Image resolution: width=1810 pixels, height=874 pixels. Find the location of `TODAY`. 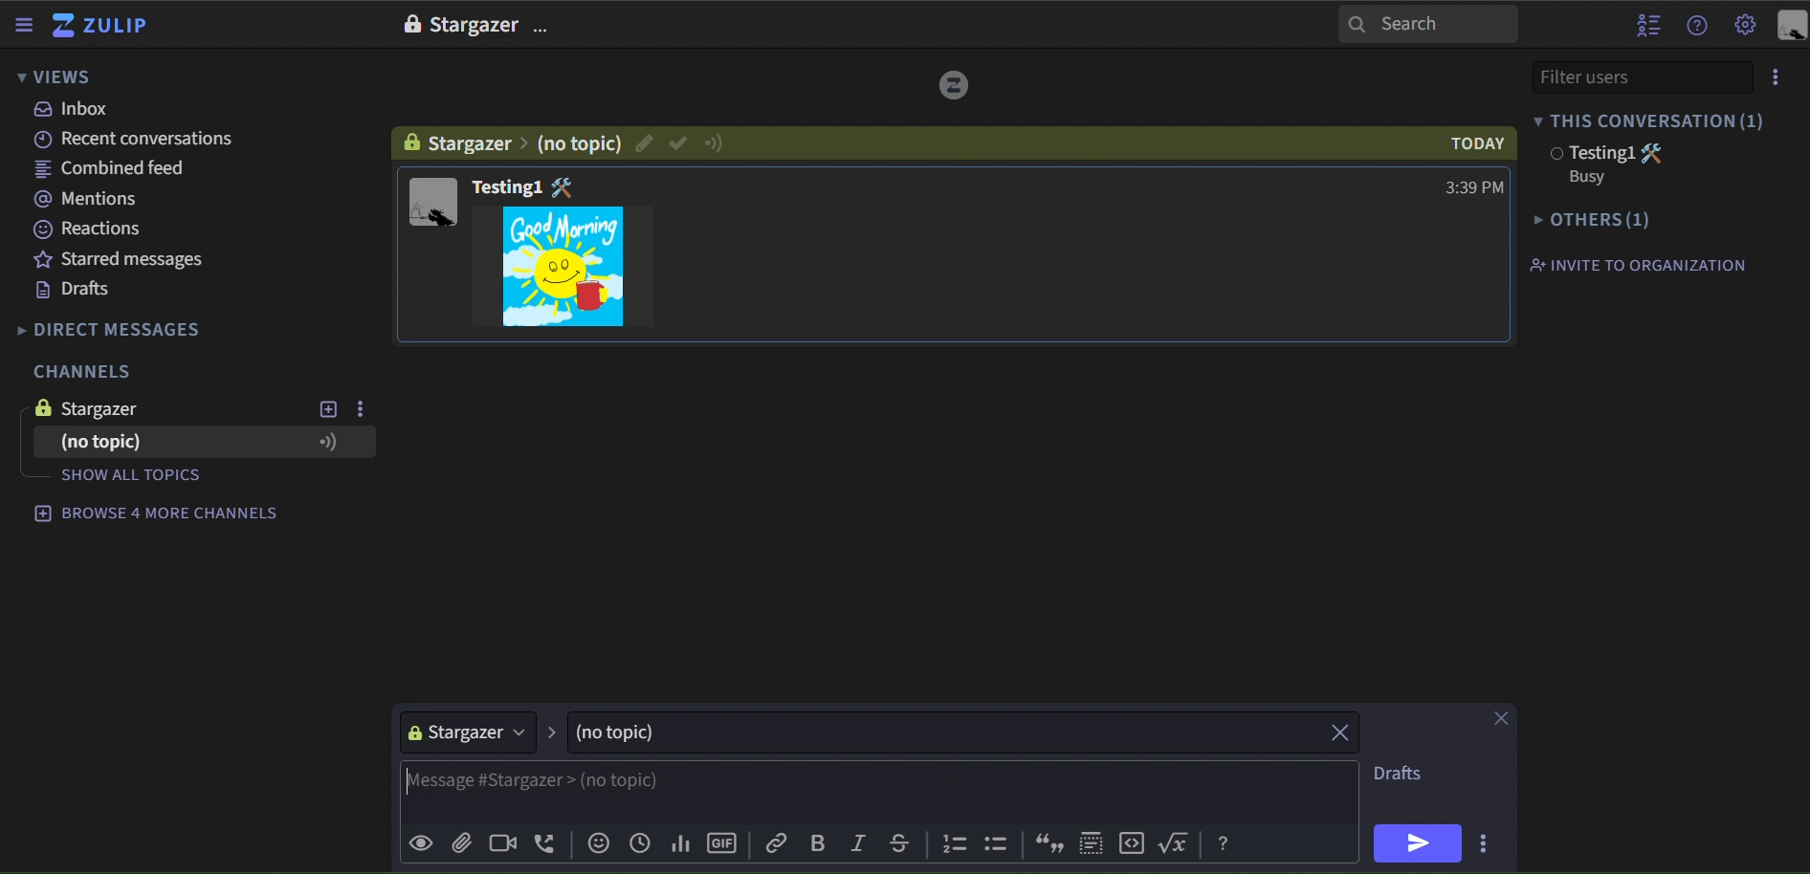

TODAY is located at coordinates (1467, 143).